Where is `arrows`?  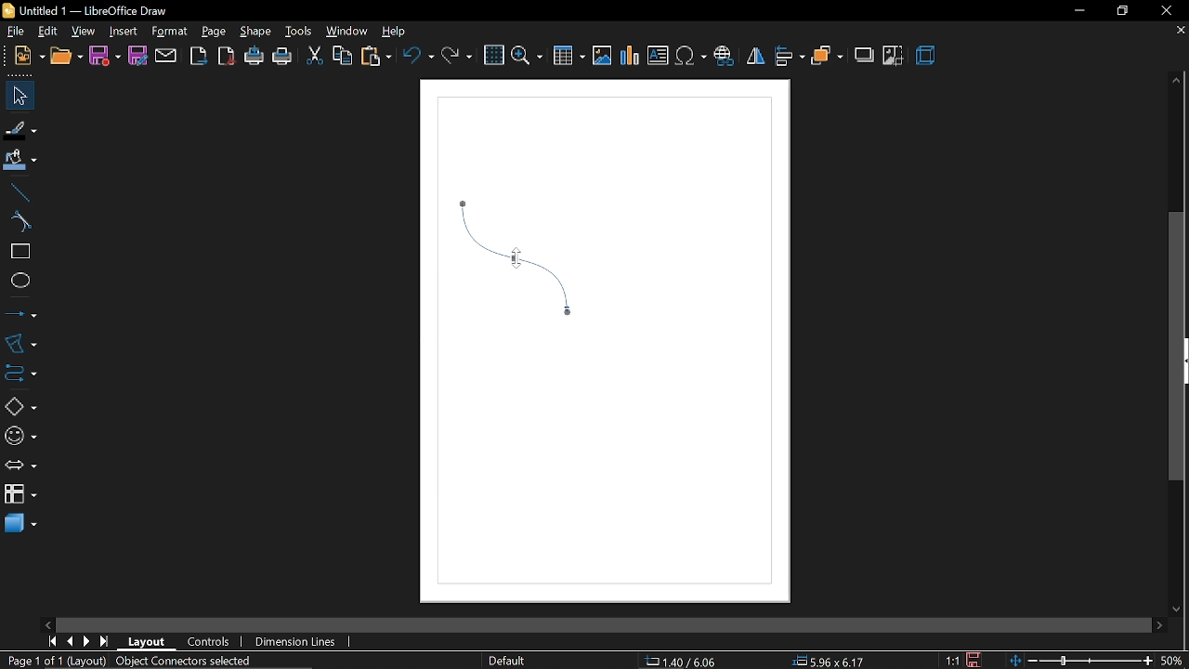 arrows is located at coordinates (18, 464).